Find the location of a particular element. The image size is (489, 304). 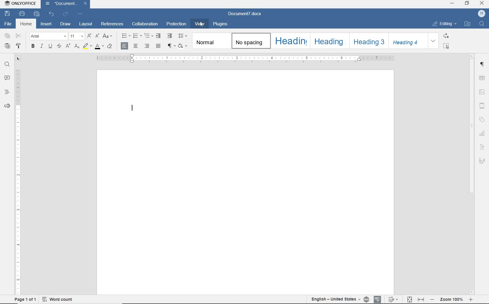

PASTE is located at coordinates (7, 46).